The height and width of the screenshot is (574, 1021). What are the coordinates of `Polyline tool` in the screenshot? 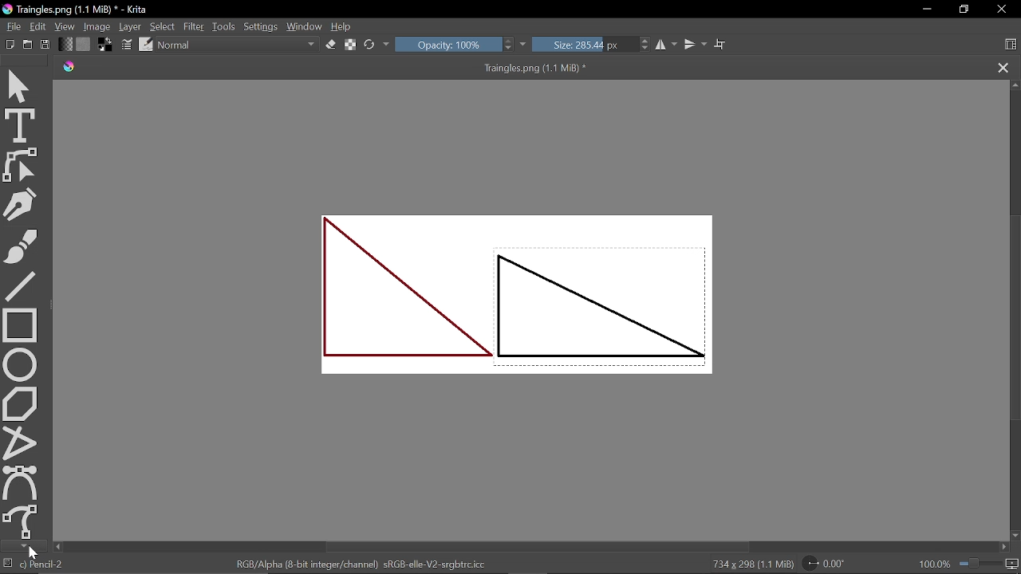 It's located at (21, 442).